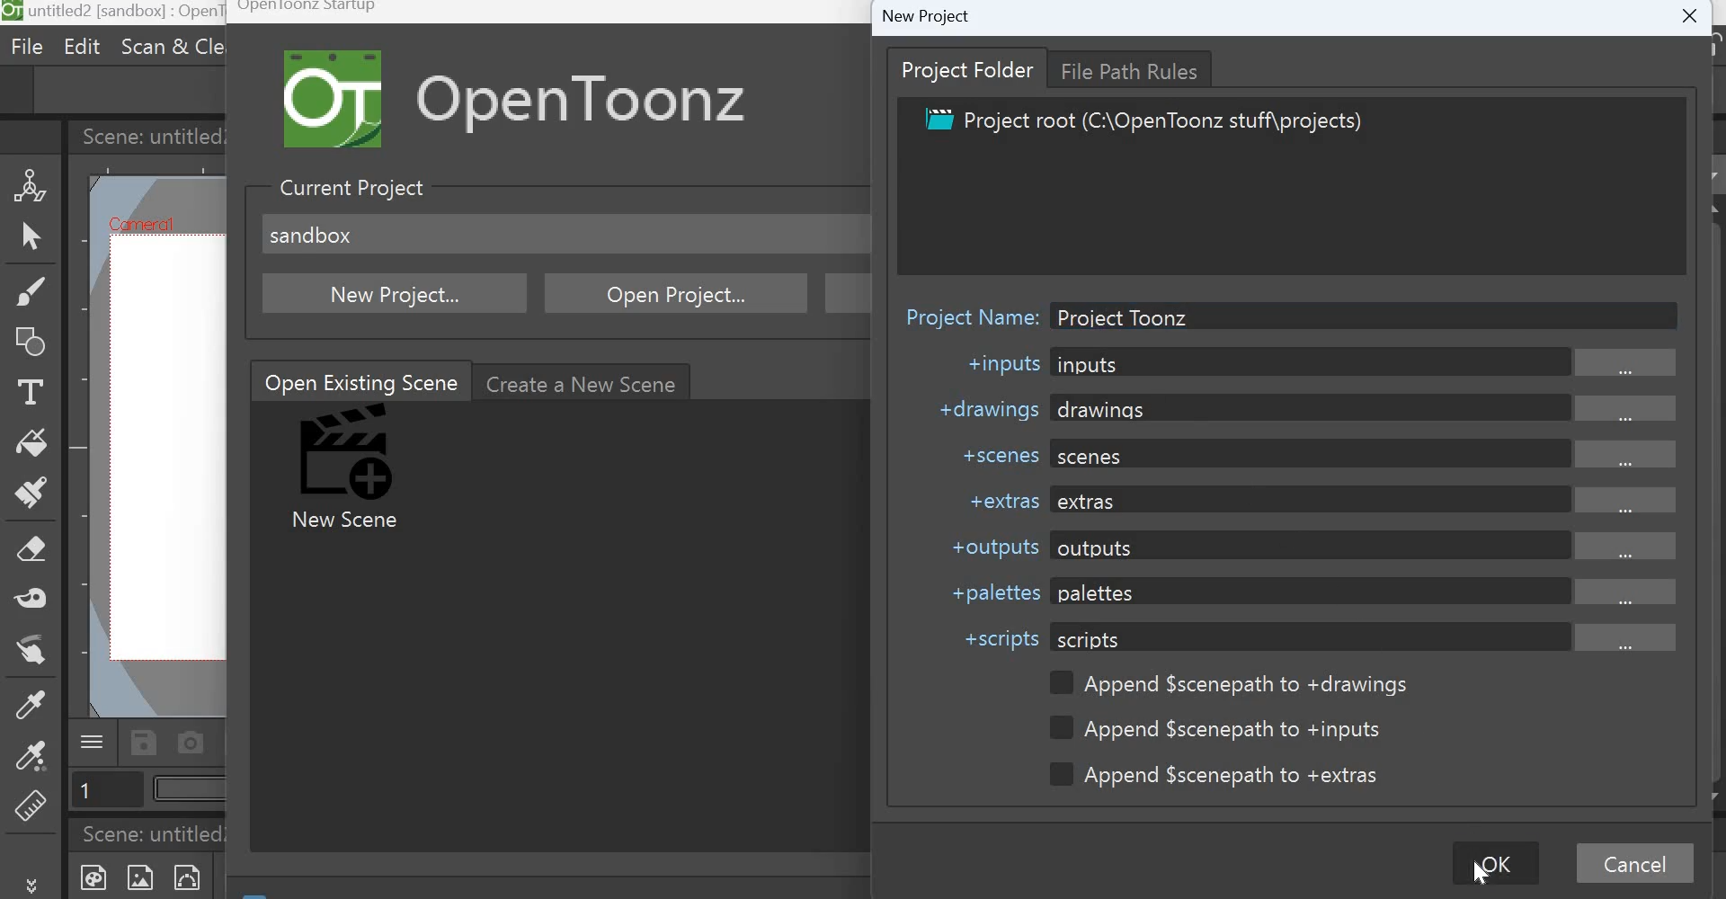 This screenshot has width=1726, height=899. Describe the element at coordinates (311, 235) in the screenshot. I see `sandbox` at that location.